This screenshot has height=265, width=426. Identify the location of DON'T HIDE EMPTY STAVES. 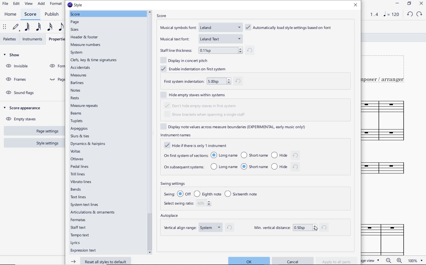
(202, 105).